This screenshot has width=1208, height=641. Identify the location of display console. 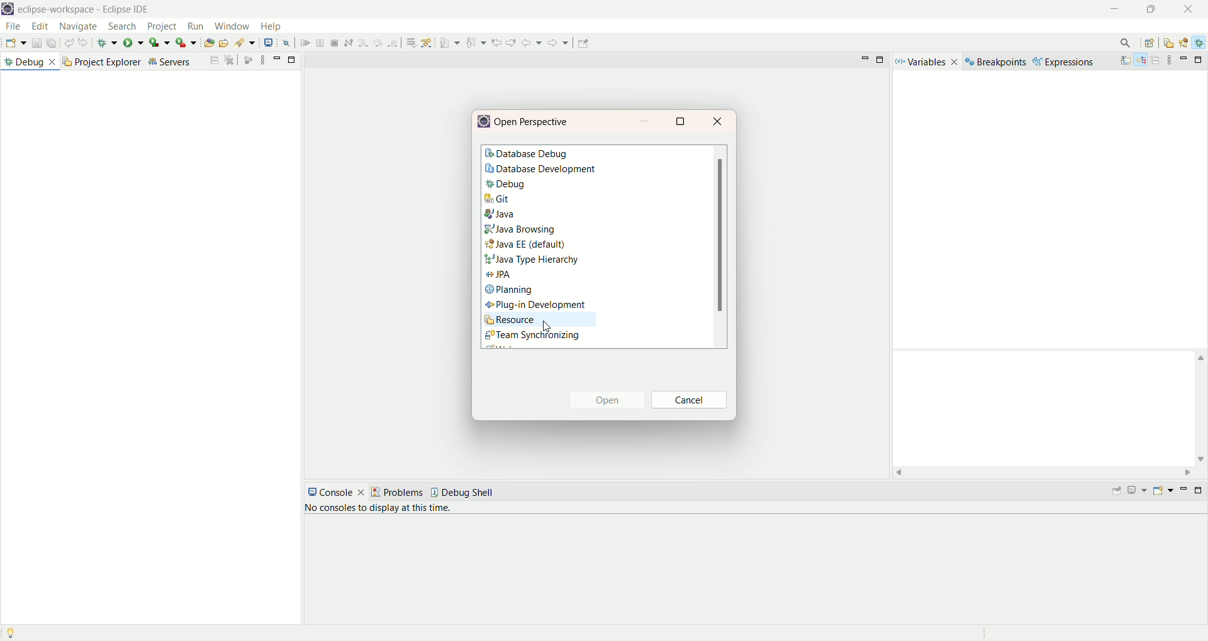
(1139, 489).